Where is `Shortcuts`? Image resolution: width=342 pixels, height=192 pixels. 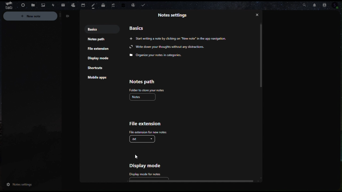
Shortcuts is located at coordinates (96, 69).